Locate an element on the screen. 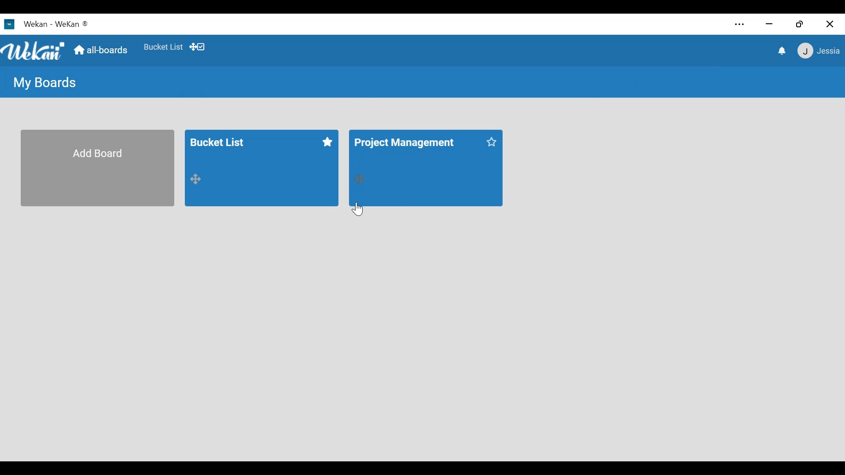  all-boards is located at coordinates (105, 51).